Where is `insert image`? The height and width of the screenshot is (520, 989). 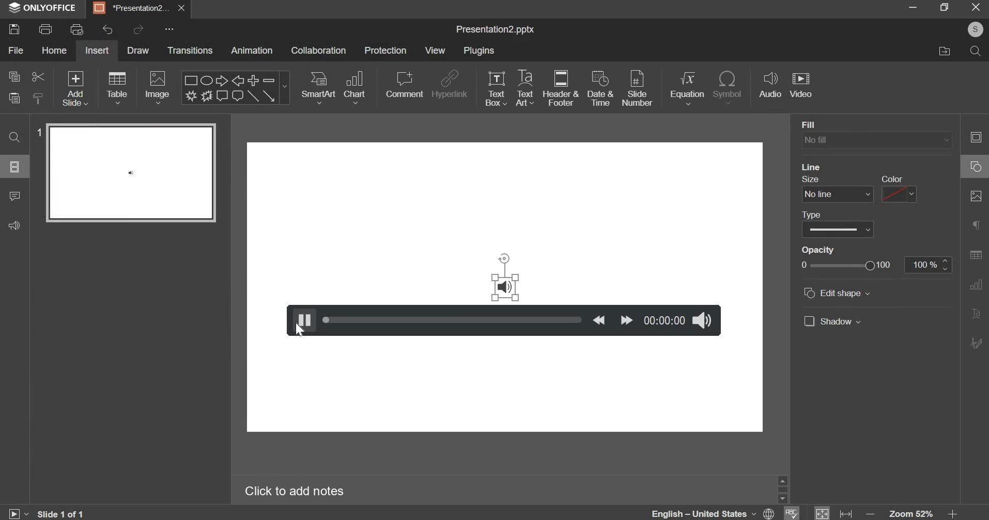 insert image is located at coordinates (158, 88).